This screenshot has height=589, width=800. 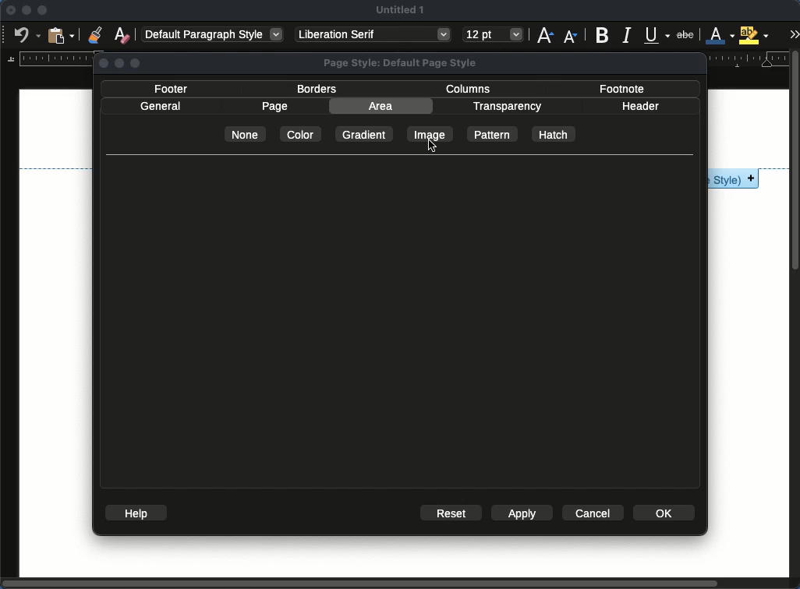 I want to click on margin, so click(x=49, y=58).